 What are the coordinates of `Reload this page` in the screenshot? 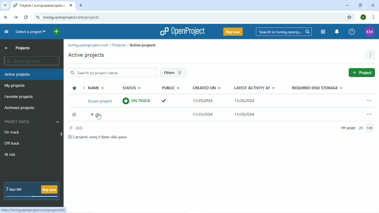 It's located at (26, 17).